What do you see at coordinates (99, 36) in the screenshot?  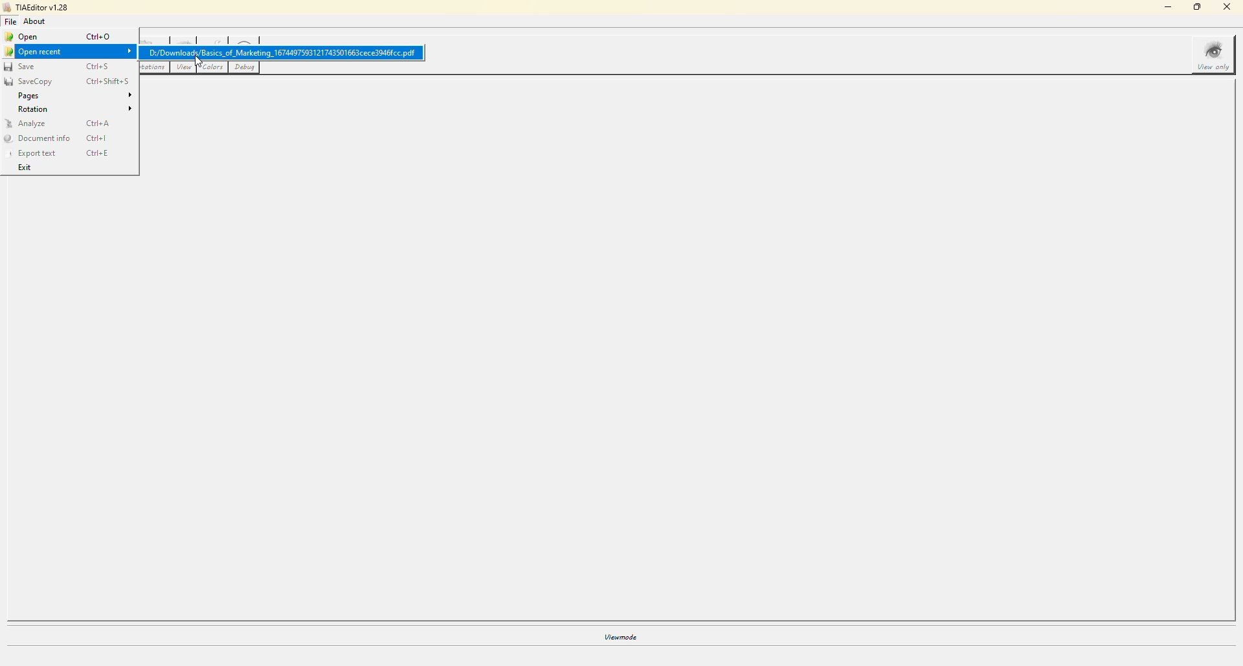 I see `ctrl+o` at bounding box center [99, 36].